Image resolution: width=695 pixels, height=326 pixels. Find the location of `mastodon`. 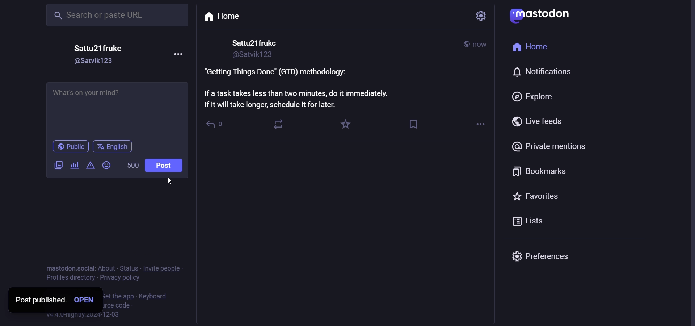

mastodon is located at coordinates (541, 16).